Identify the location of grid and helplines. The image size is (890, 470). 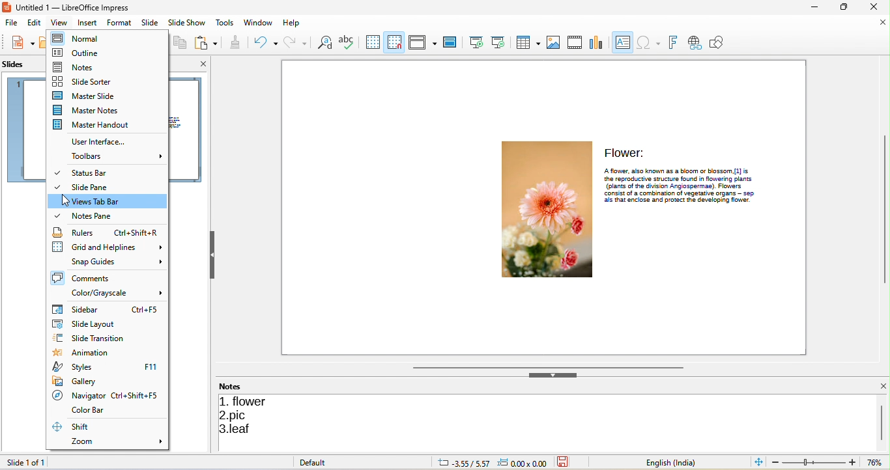
(109, 247).